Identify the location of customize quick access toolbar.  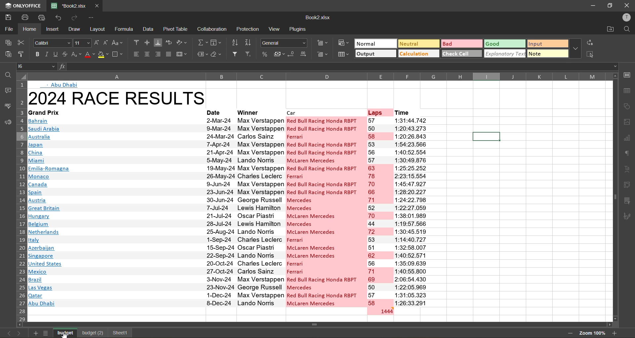
(91, 18).